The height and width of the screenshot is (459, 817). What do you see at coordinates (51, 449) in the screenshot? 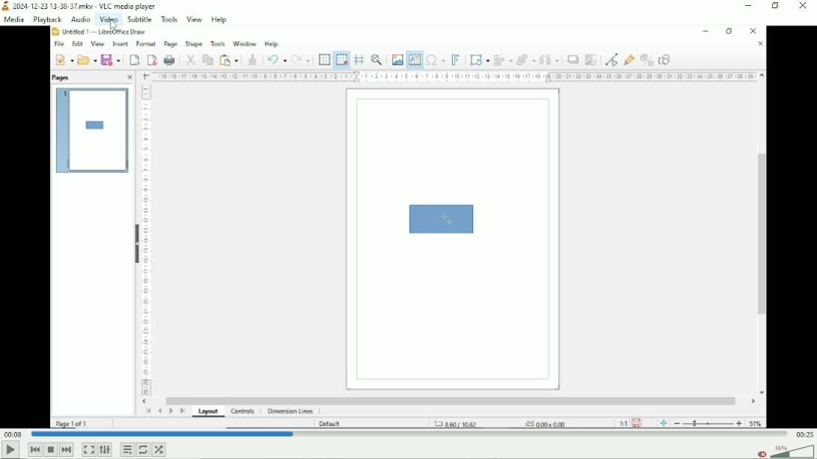
I see `Stop playlist` at bounding box center [51, 449].